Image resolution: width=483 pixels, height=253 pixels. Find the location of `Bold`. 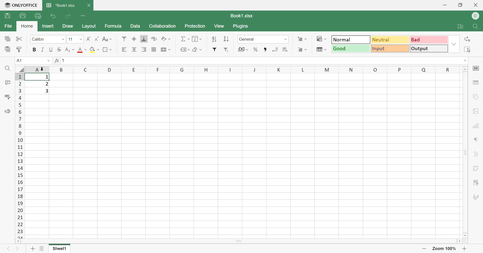

Bold is located at coordinates (34, 49).